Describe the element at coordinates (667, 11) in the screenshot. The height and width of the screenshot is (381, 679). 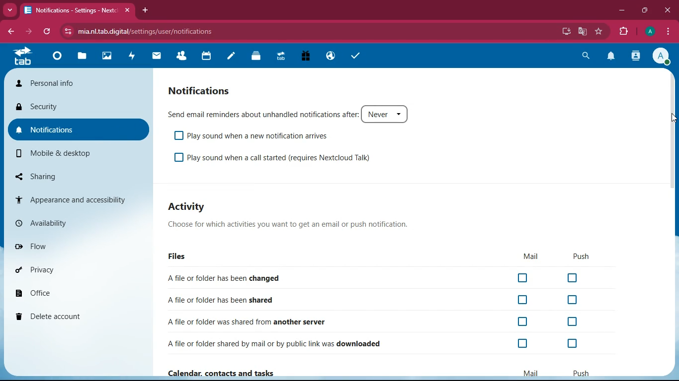
I see `close` at that location.